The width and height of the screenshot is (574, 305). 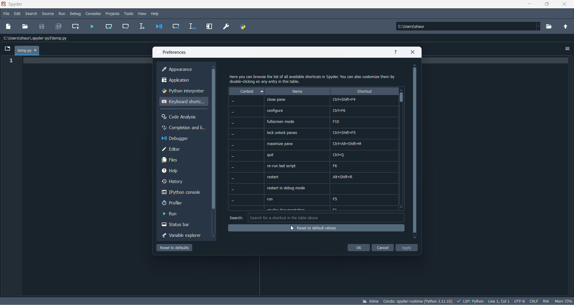 I want to click on scrollbar, so click(x=403, y=98).